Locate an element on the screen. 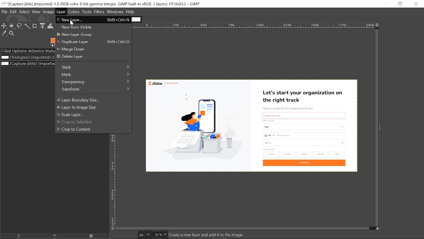  Help is located at coordinates (130, 12).